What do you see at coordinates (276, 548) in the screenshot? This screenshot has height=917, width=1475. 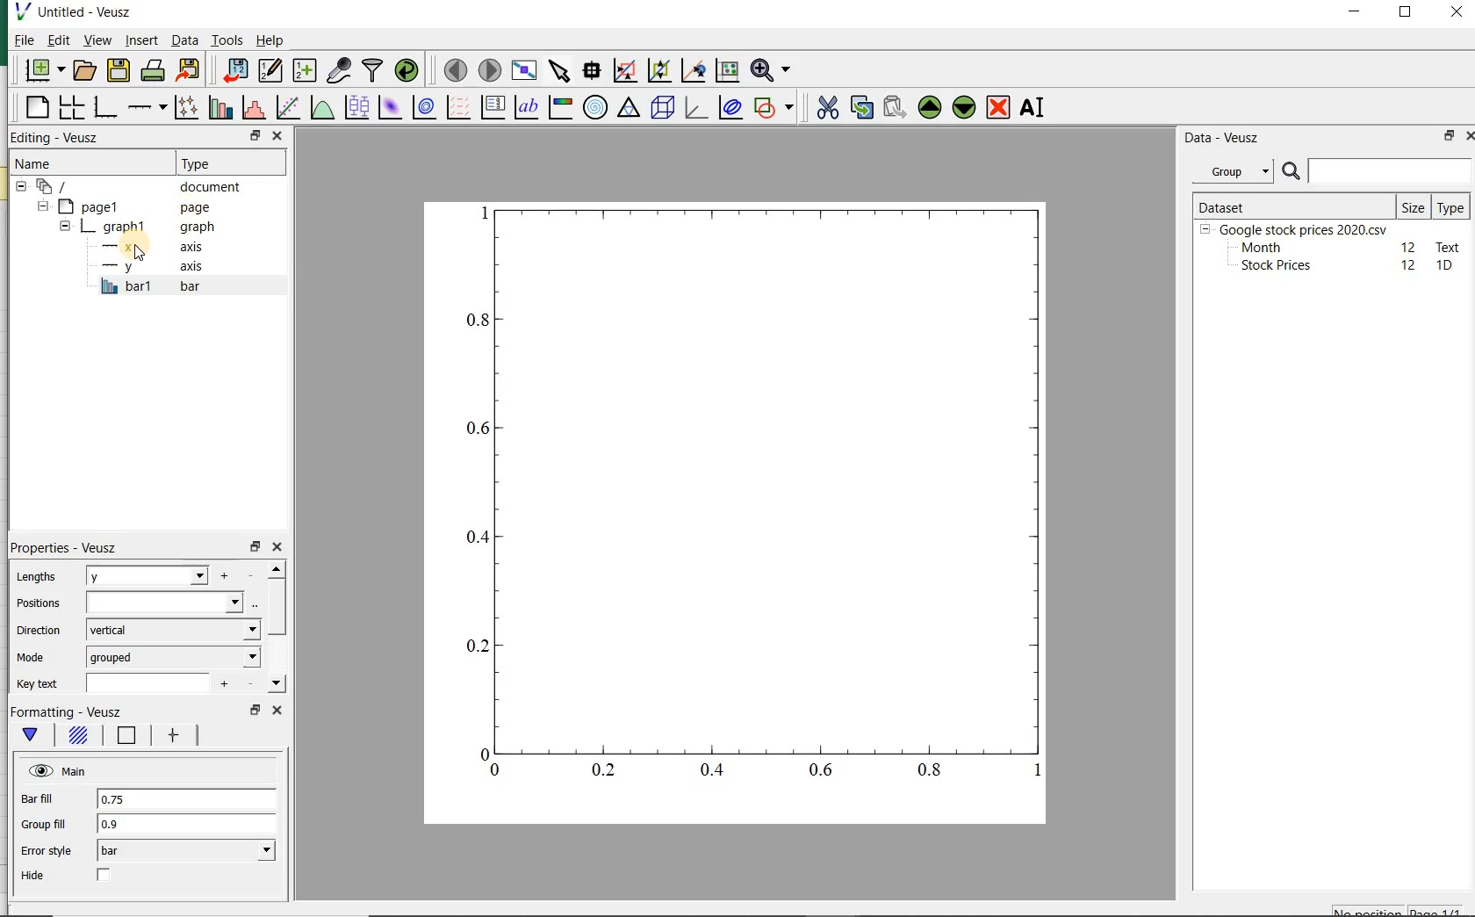 I see `close` at bounding box center [276, 548].